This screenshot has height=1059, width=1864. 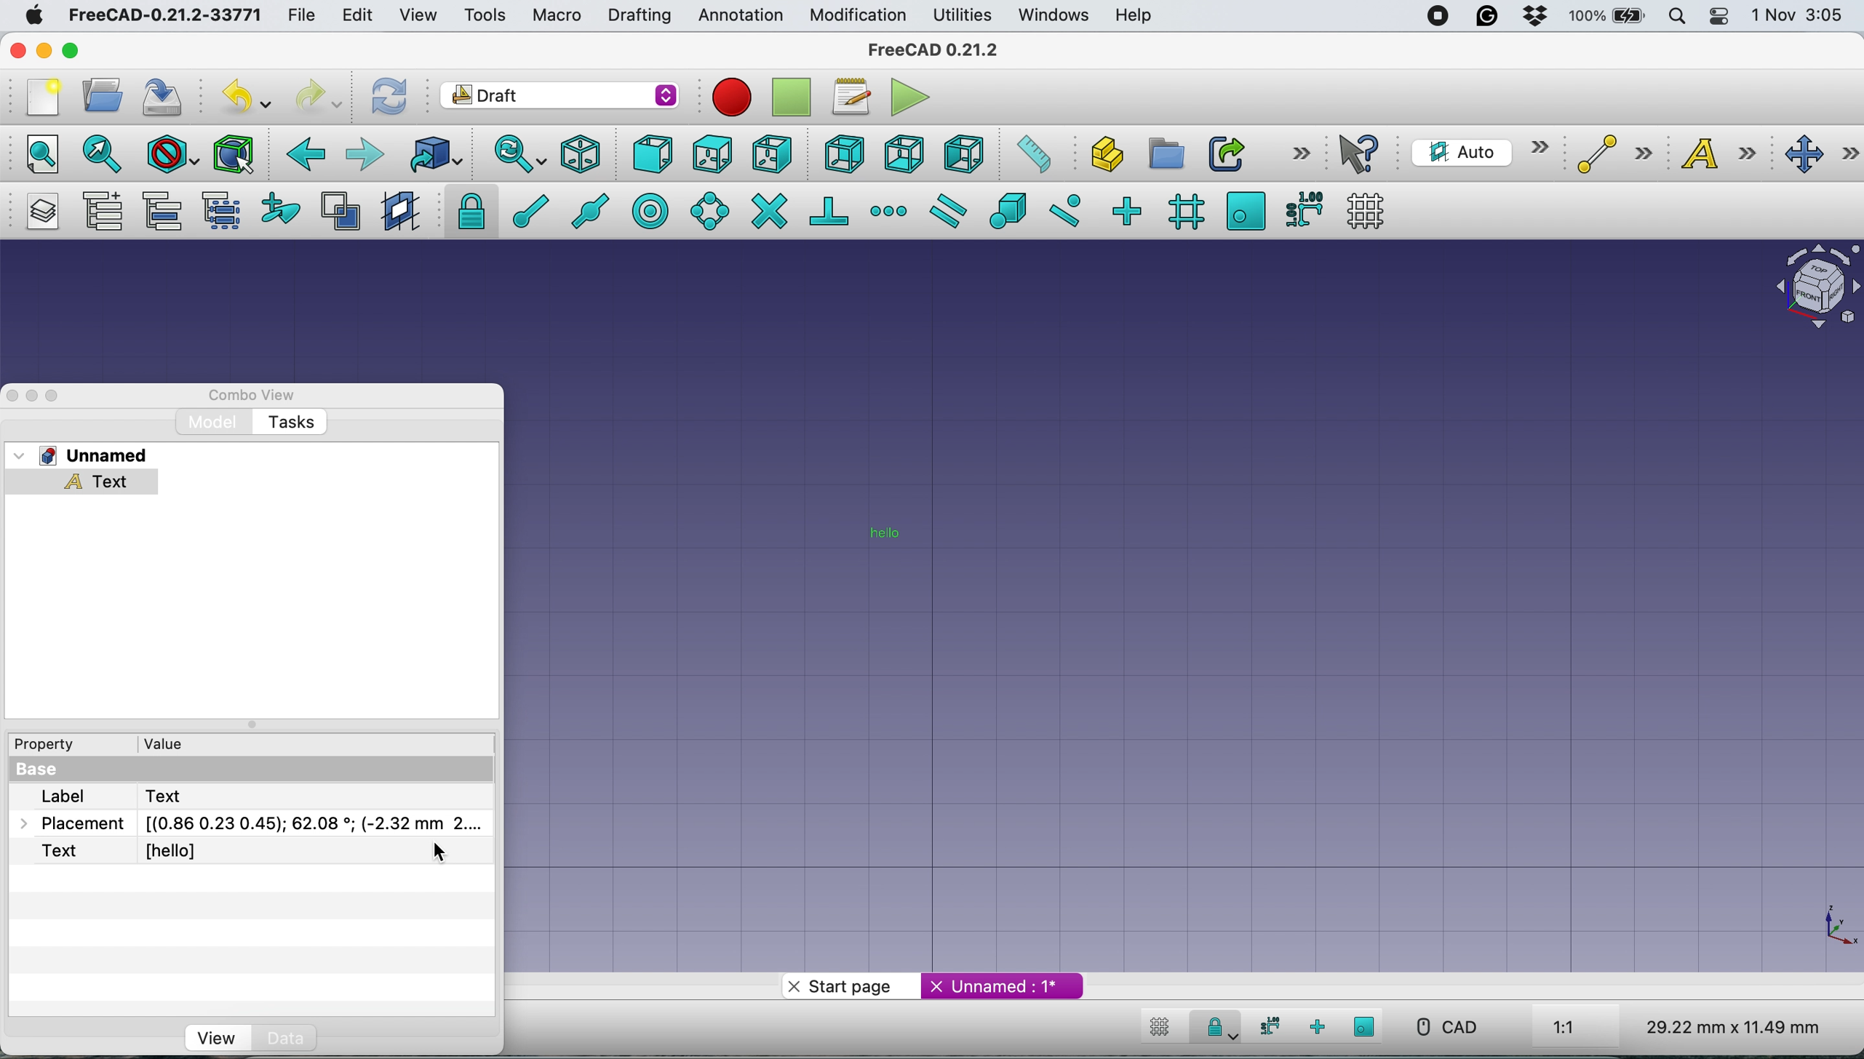 What do you see at coordinates (1222, 152) in the screenshot?
I see `make link` at bounding box center [1222, 152].